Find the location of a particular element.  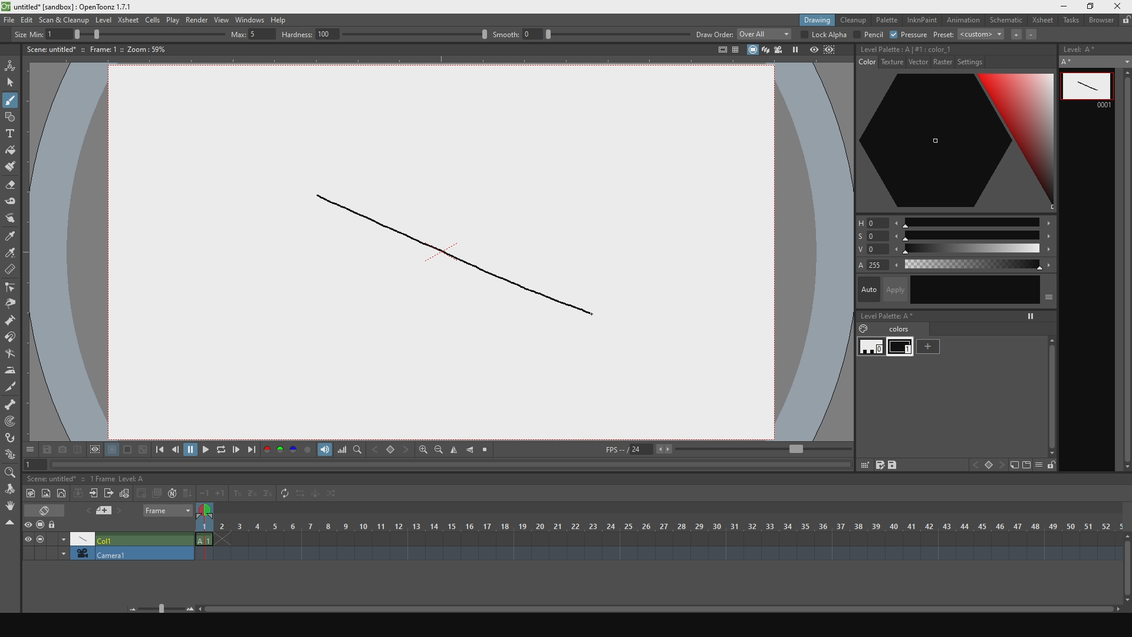

align vertically is located at coordinates (456, 449).